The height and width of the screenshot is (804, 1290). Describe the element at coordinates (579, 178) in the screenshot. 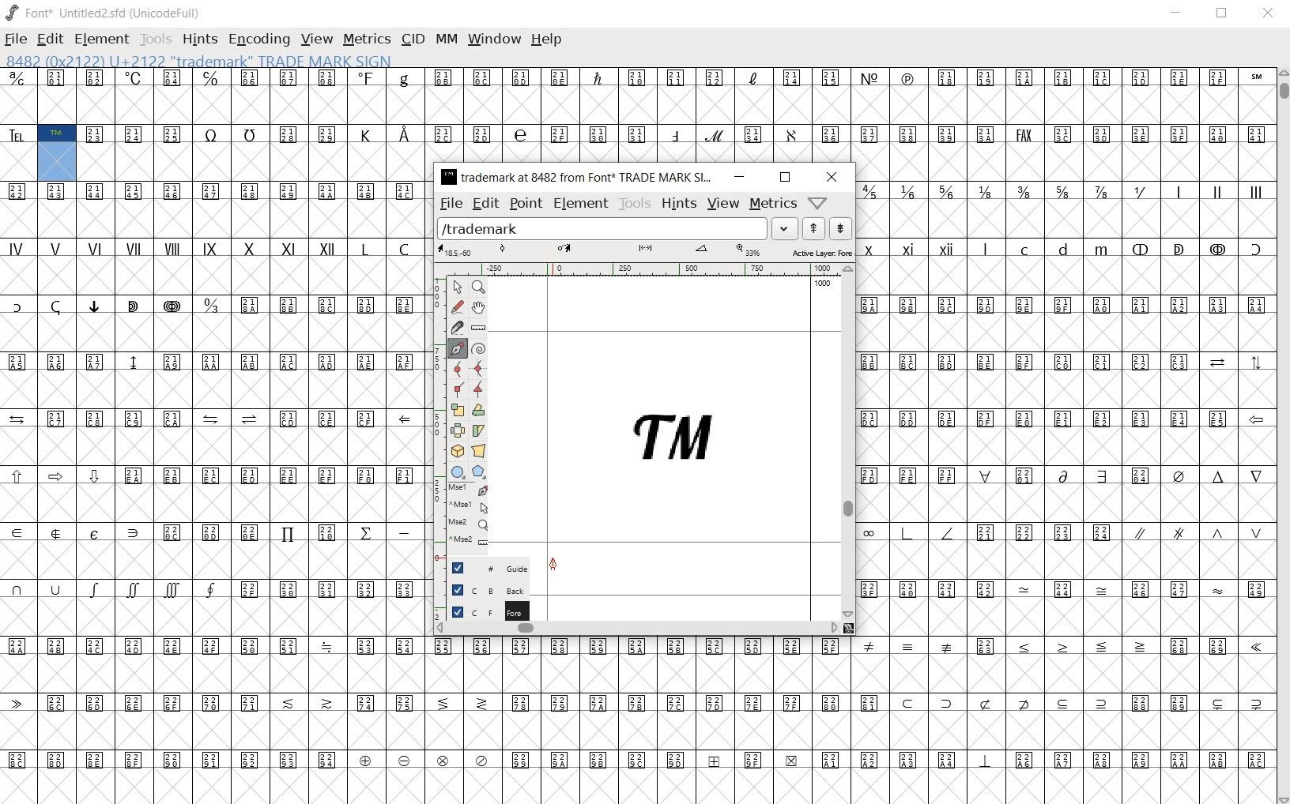

I see `trademark at 8482 from Font TRADE MARK SIG...` at that location.